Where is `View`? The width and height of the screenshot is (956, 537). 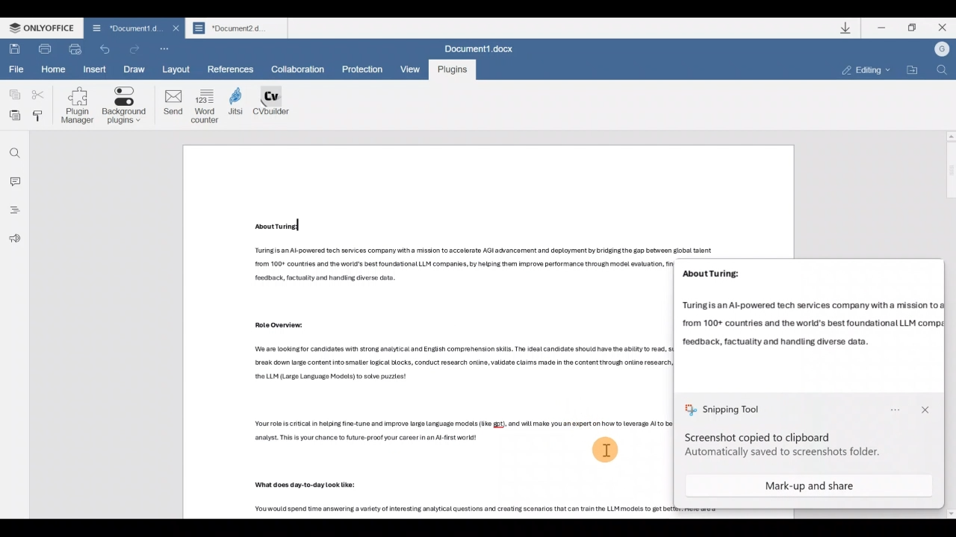 View is located at coordinates (414, 66).